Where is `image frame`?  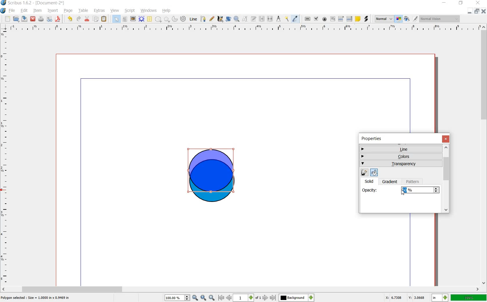 image frame is located at coordinates (133, 19).